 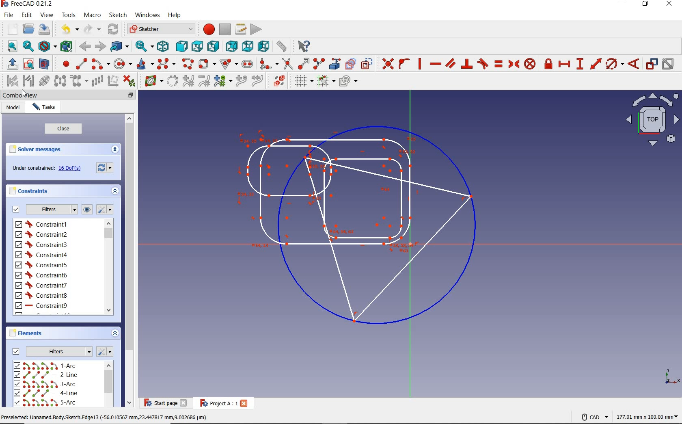 I want to click on save, so click(x=44, y=29).